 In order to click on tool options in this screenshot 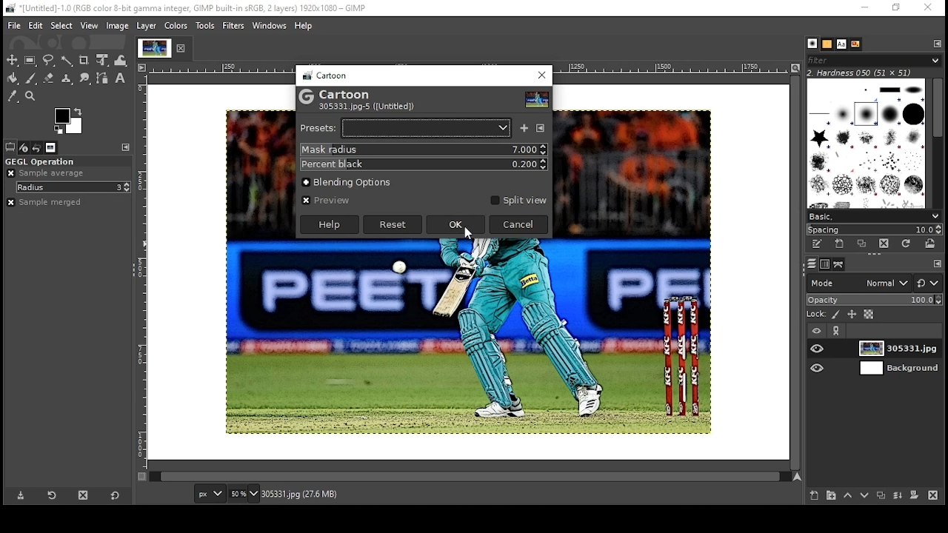, I will do `click(10, 147)`.